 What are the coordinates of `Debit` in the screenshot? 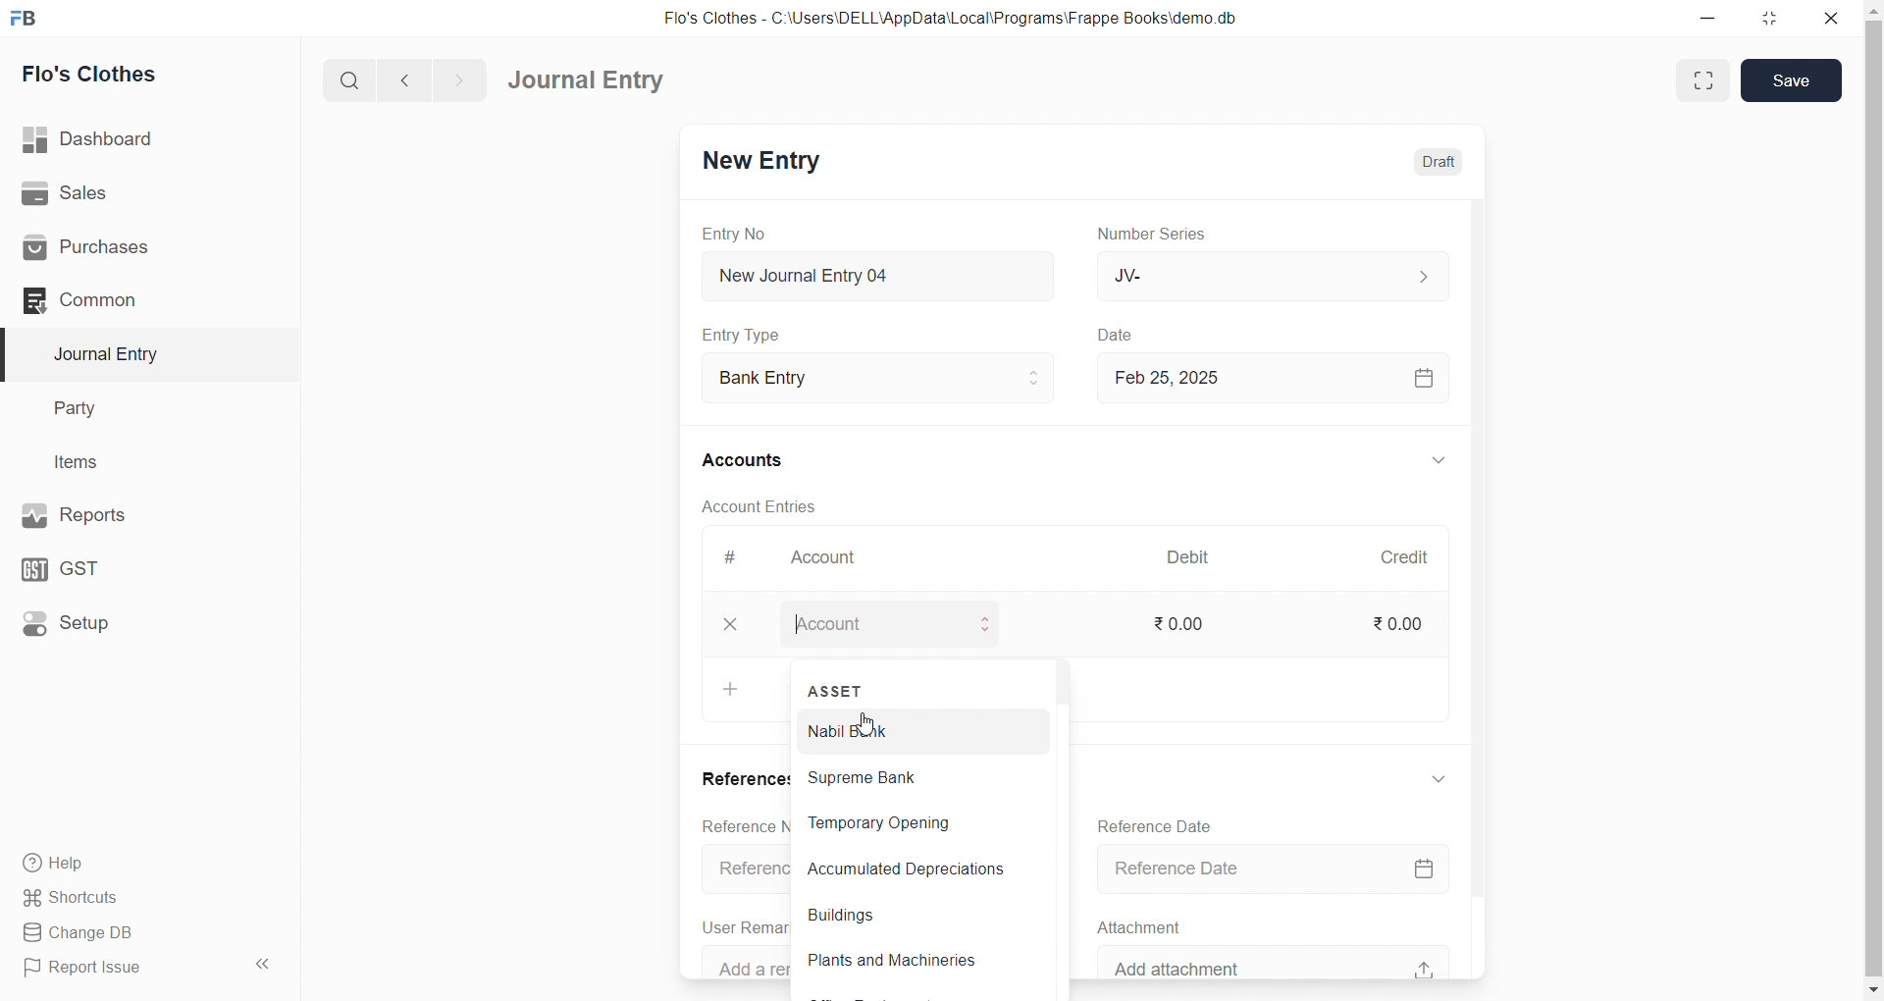 It's located at (1199, 559).